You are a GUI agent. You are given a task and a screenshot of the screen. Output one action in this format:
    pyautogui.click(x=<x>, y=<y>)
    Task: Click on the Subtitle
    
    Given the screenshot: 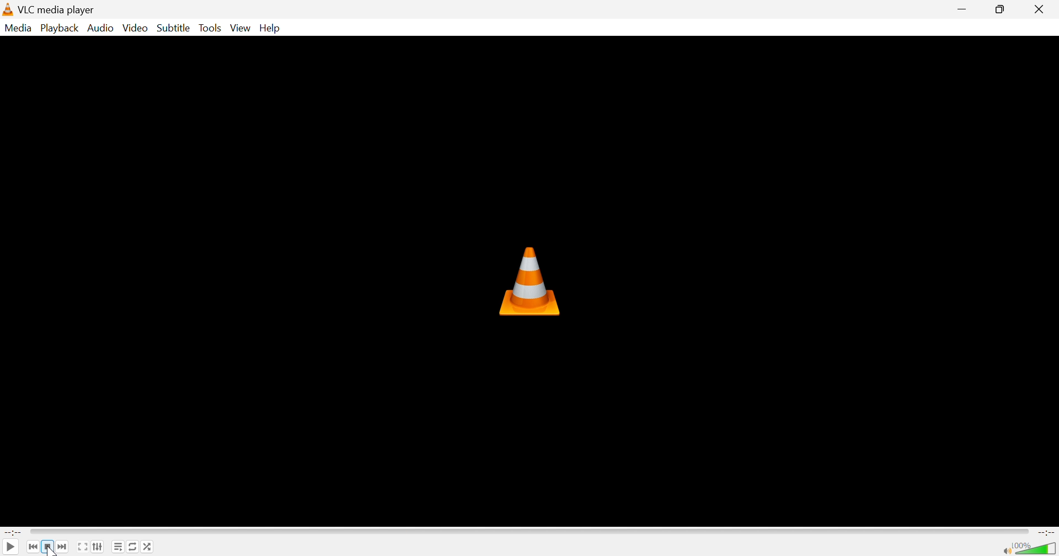 What is the action you would take?
    pyautogui.click(x=174, y=28)
    